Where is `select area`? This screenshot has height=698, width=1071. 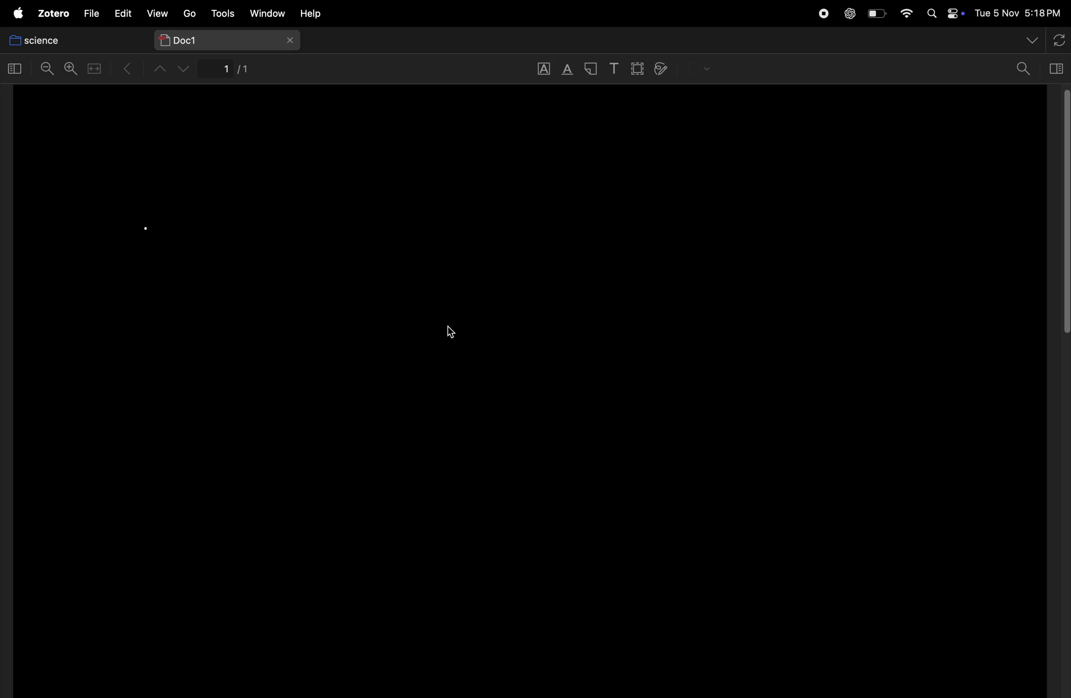
select area is located at coordinates (637, 69).